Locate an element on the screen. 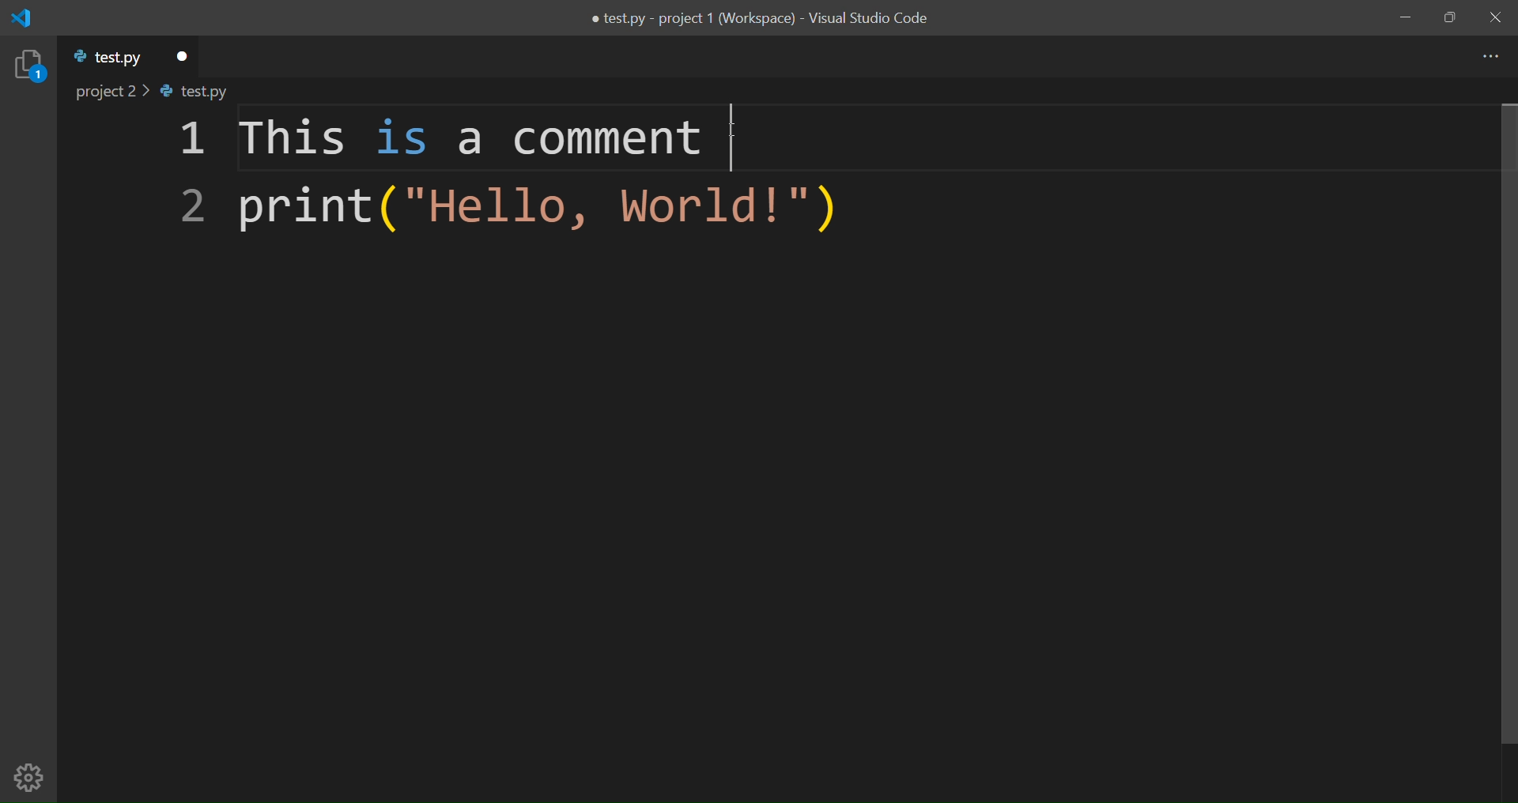  logo is located at coordinates (28, 18).